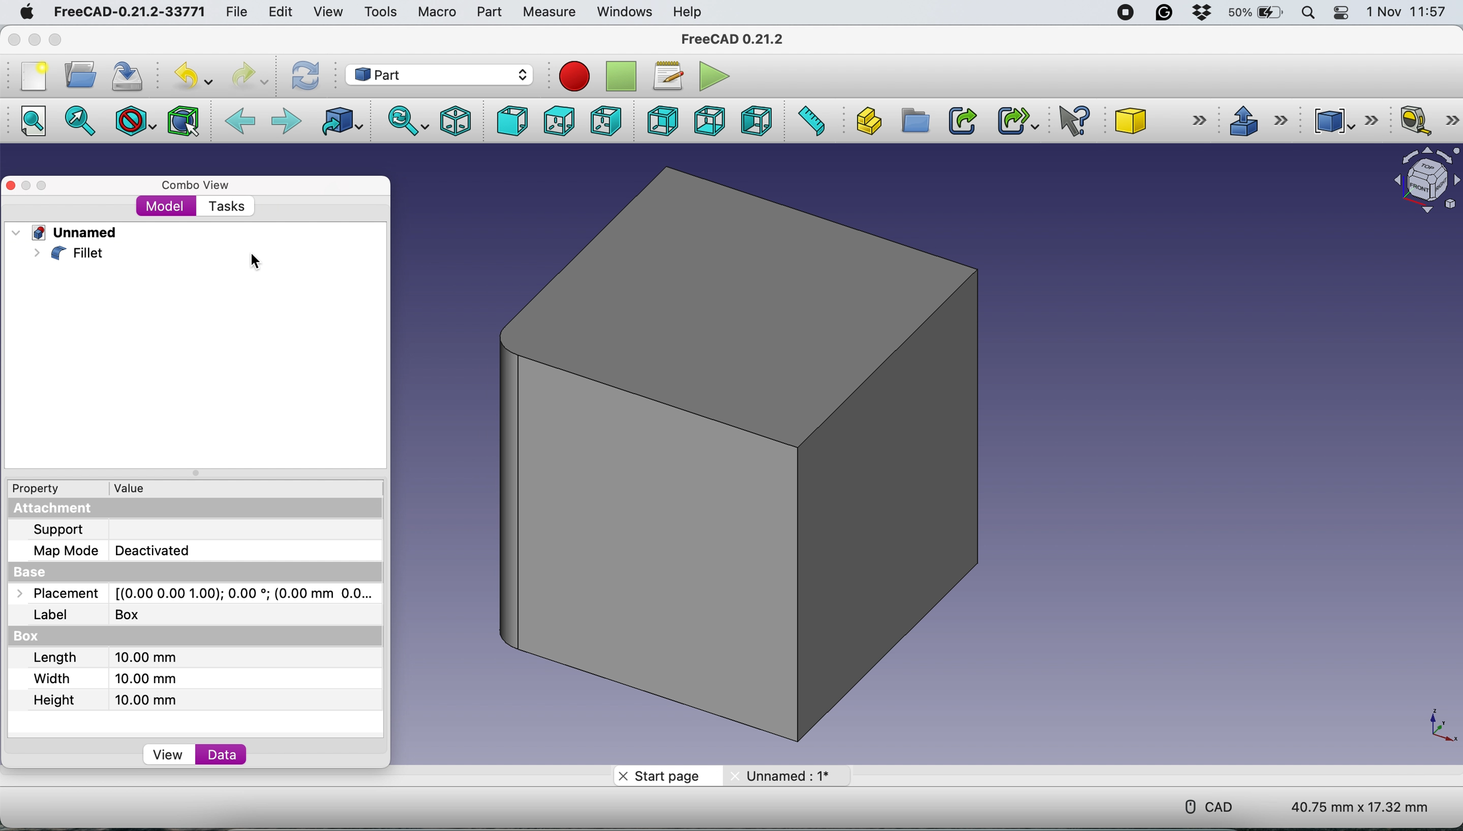 The height and width of the screenshot is (831, 1463). I want to click on make link, so click(960, 119).